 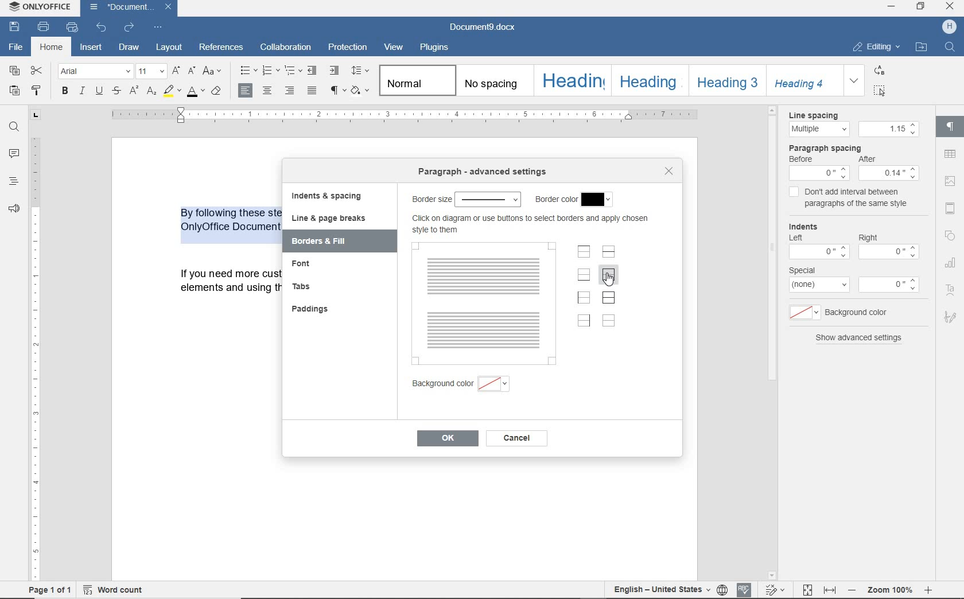 I want to click on borders & fill, so click(x=327, y=242).